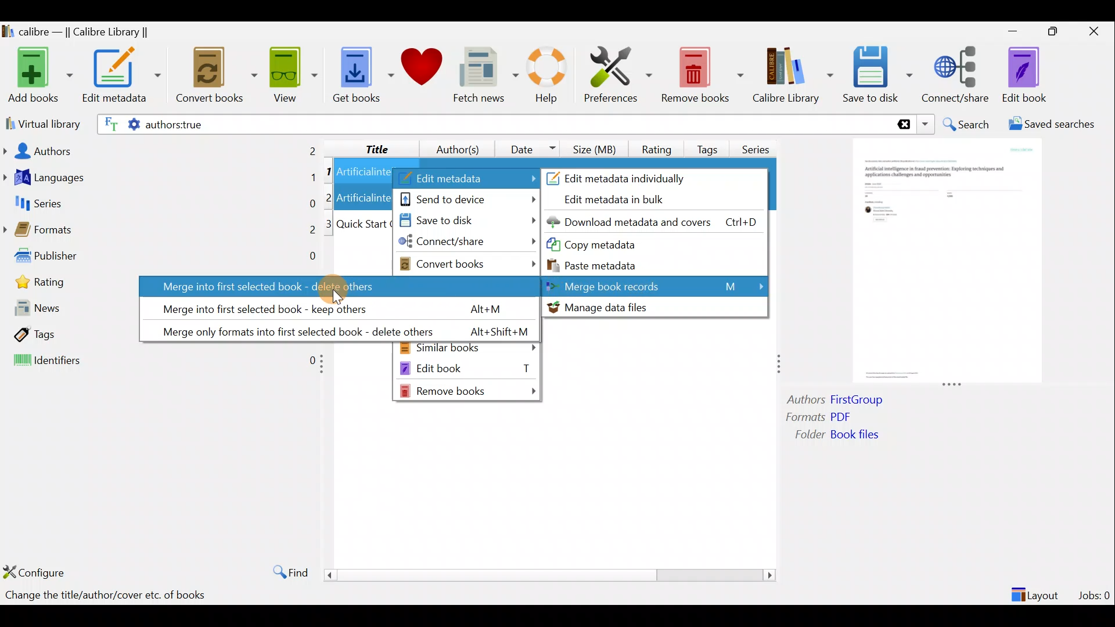 The width and height of the screenshot is (1115, 627). Describe the element at coordinates (422, 71) in the screenshot. I see `Donate` at that location.